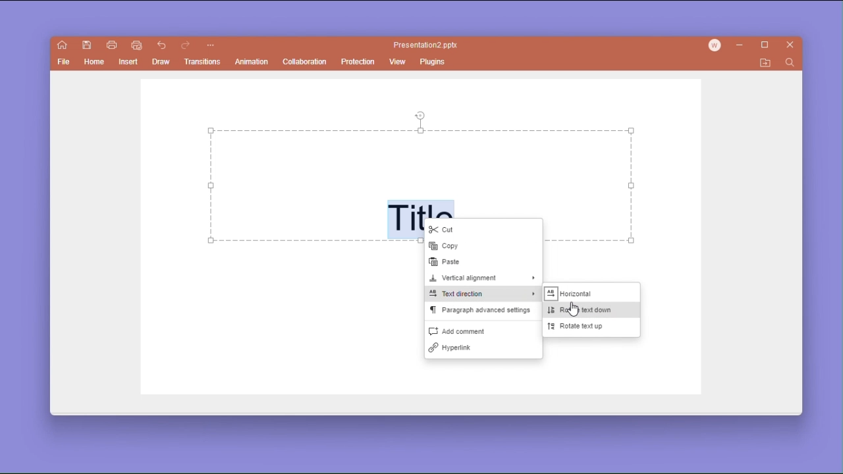  What do you see at coordinates (205, 62) in the screenshot?
I see `transitions` at bounding box center [205, 62].